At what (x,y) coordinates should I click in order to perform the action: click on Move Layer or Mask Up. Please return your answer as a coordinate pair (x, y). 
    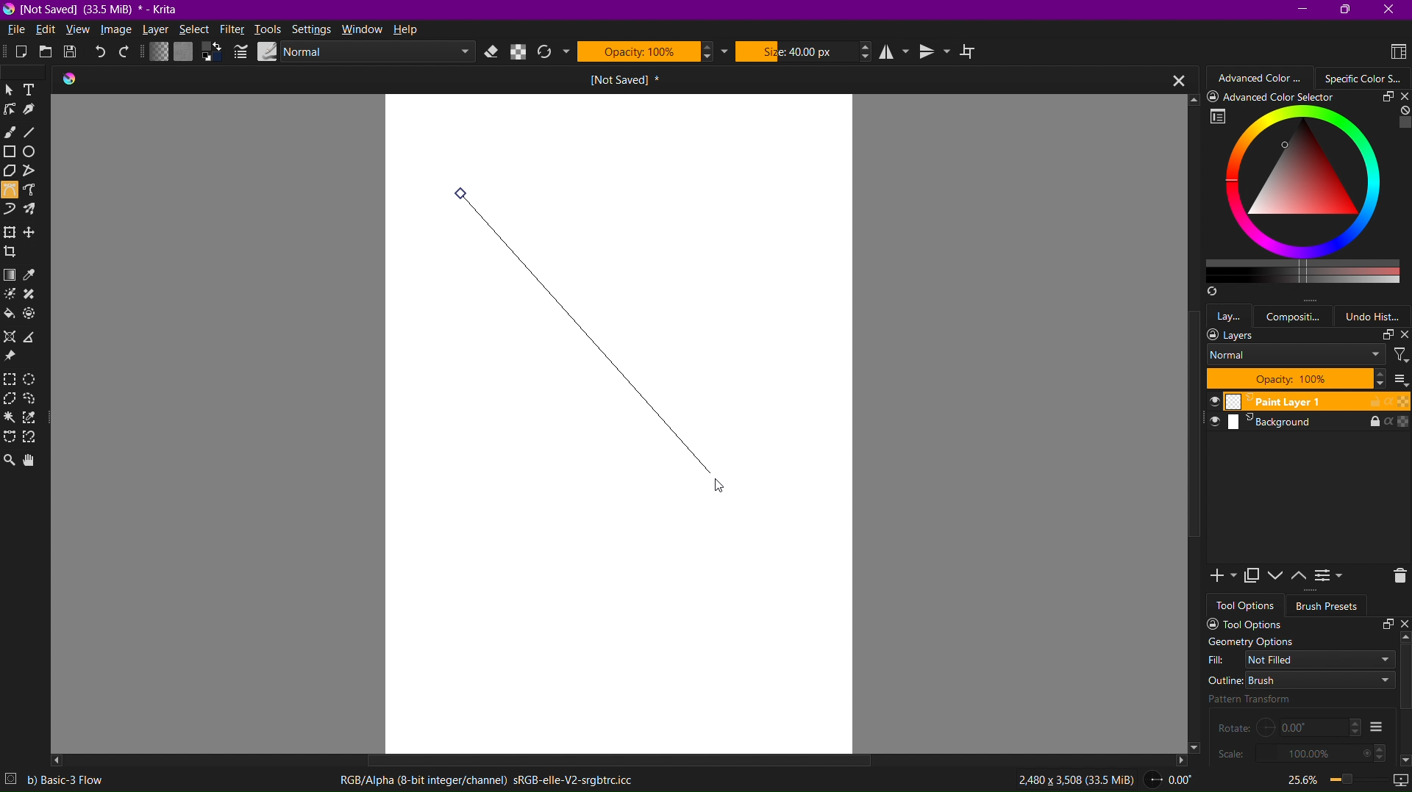
    Looking at the image, I should click on (1302, 576).